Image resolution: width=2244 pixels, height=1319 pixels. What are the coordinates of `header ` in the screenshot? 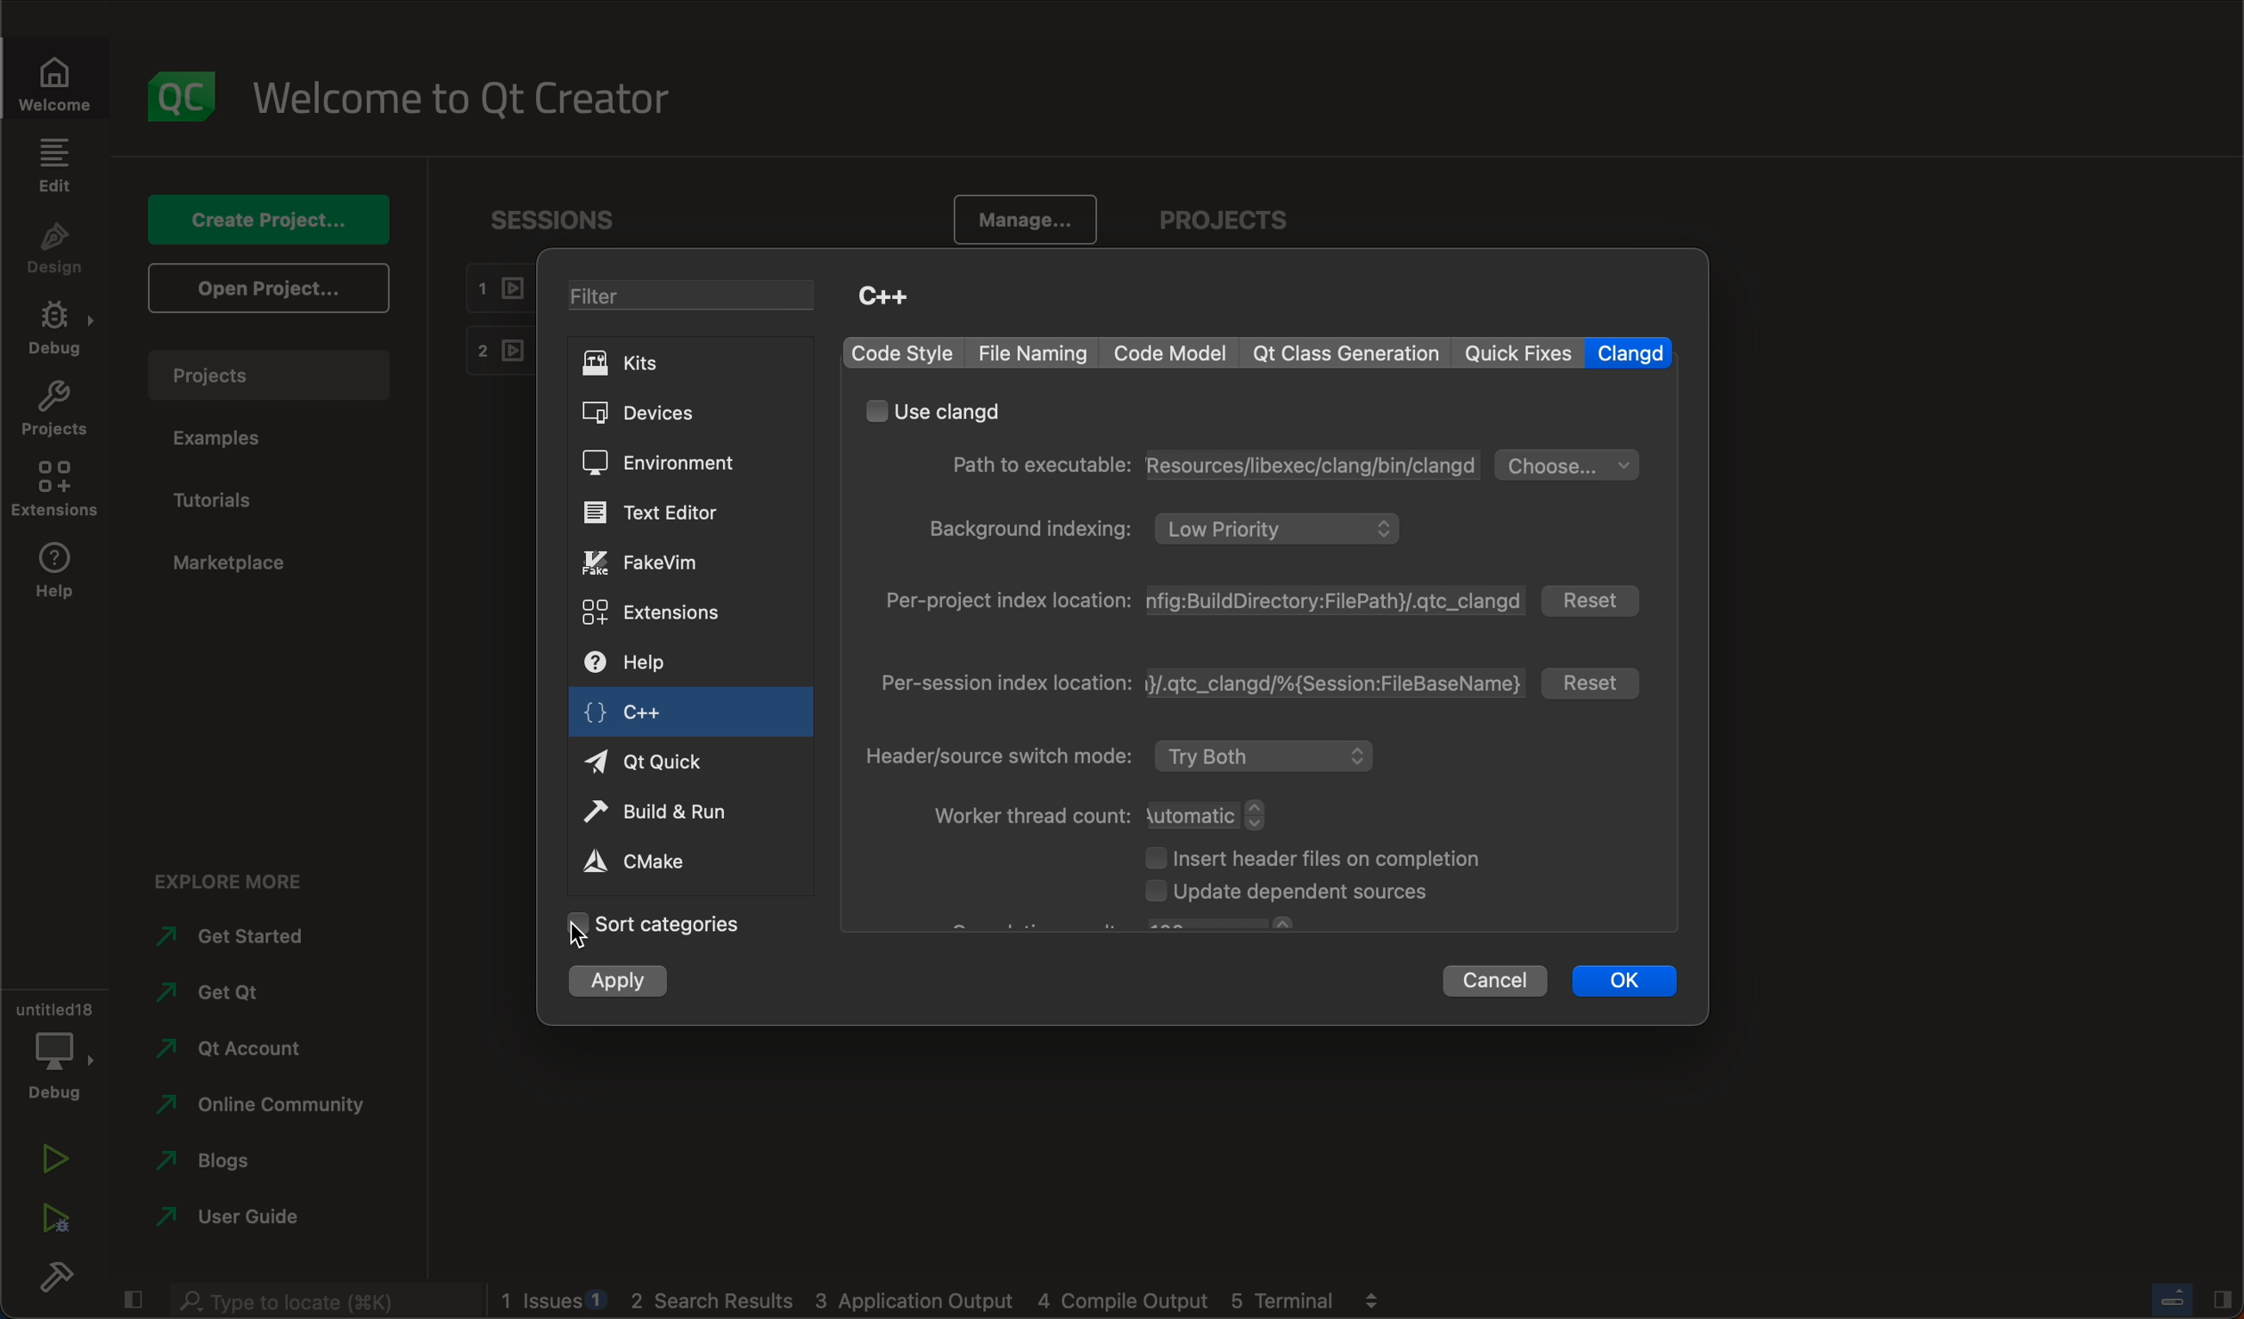 It's located at (1122, 756).